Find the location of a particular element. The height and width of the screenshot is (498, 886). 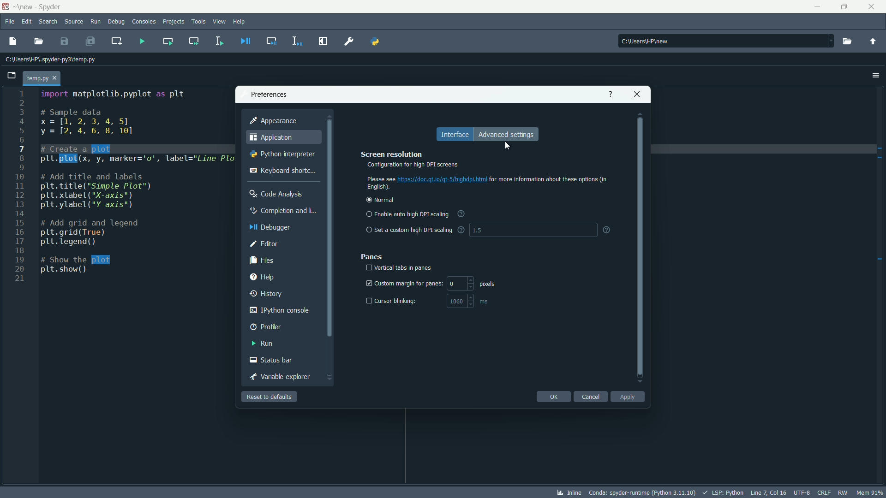

custom margin for panes is located at coordinates (409, 283).